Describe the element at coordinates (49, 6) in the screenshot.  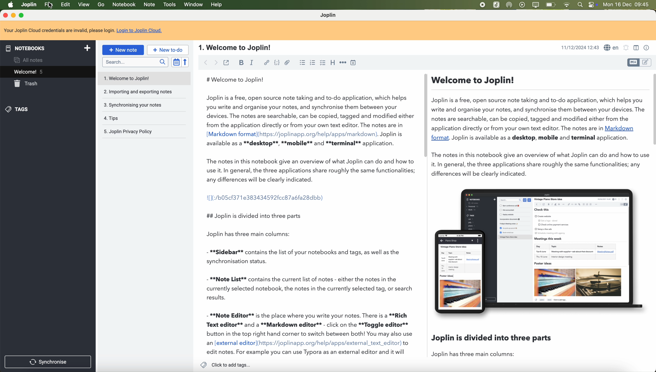
I see `Cursor` at that location.